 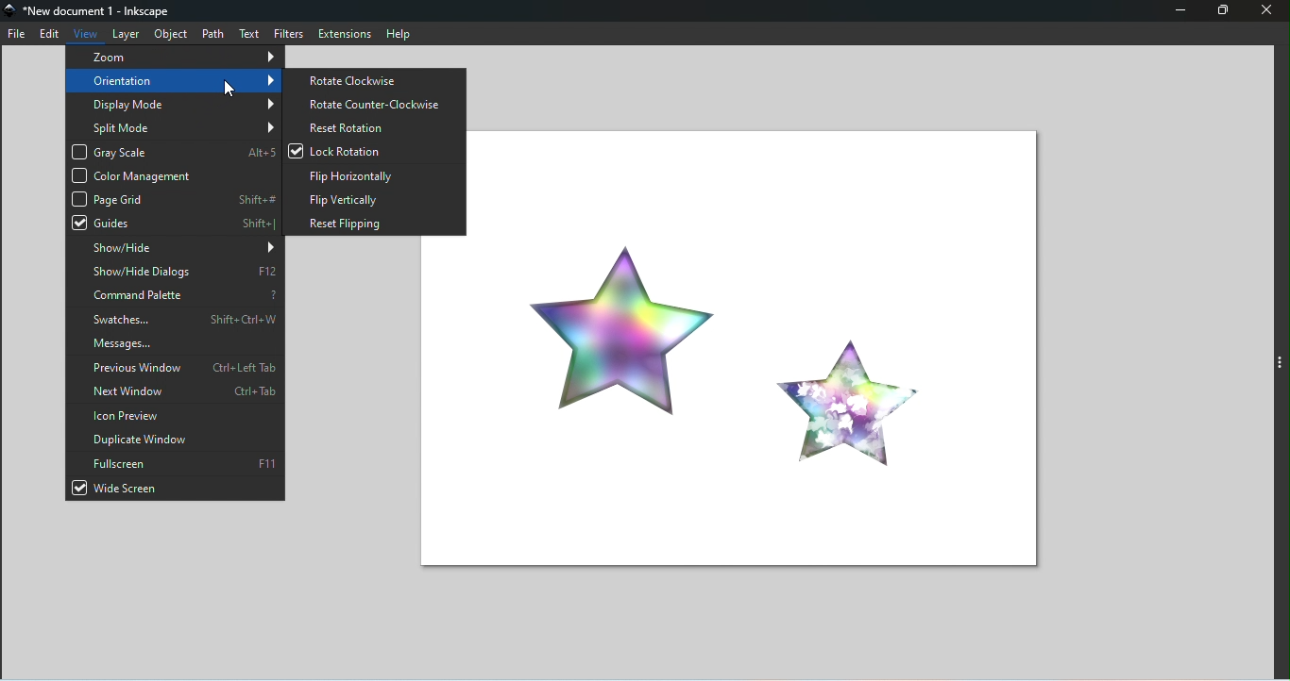 I want to click on Next window, so click(x=173, y=391).